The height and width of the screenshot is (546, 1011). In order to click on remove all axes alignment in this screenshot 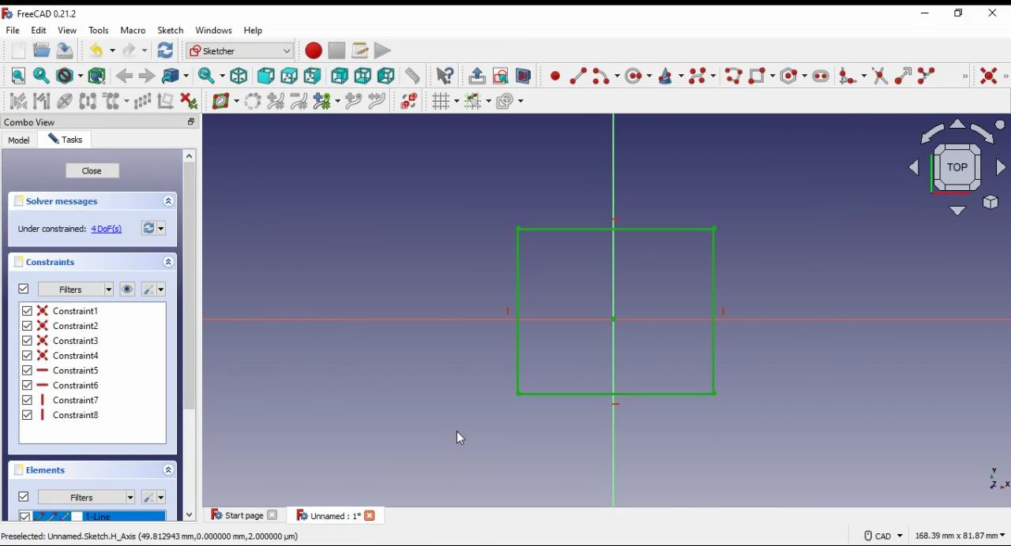, I will do `click(166, 100)`.